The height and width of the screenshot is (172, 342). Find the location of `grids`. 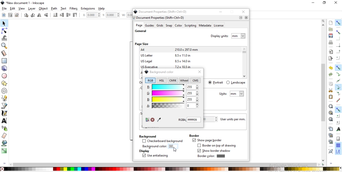

grids is located at coordinates (160, 25).